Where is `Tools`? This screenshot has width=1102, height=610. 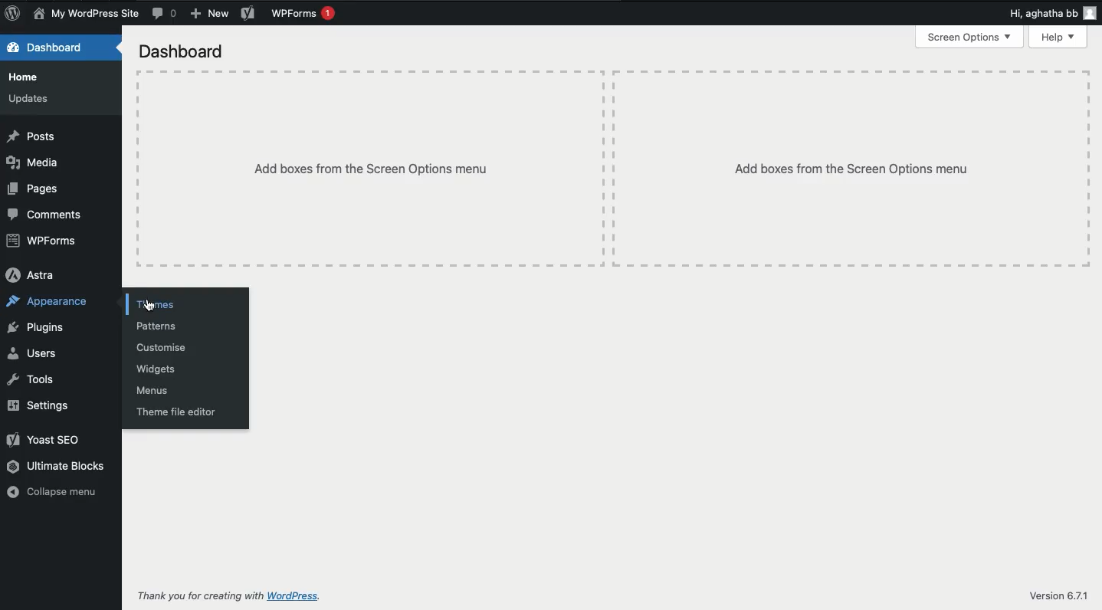 Tools is located at coordinates (34, 379).